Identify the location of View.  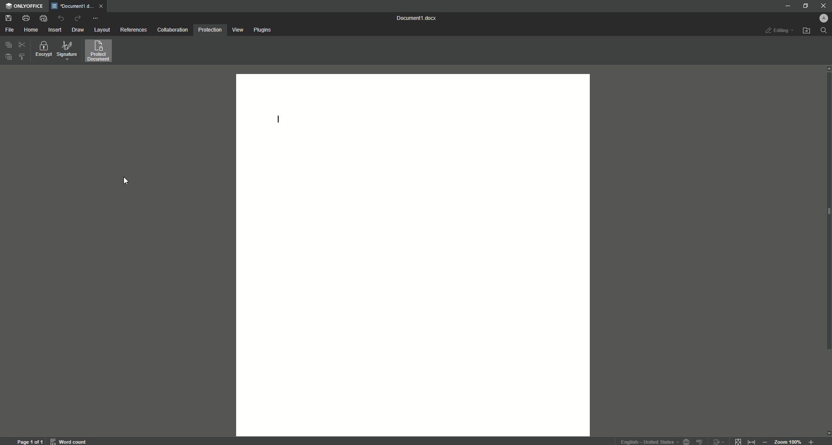
(237, 29).